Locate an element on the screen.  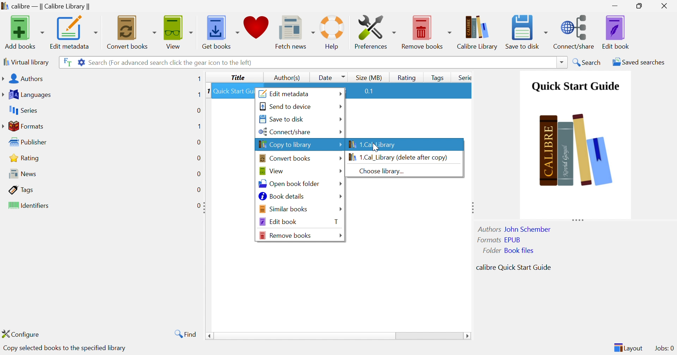
Jobs: 0 is located at coordinates (664, 348).